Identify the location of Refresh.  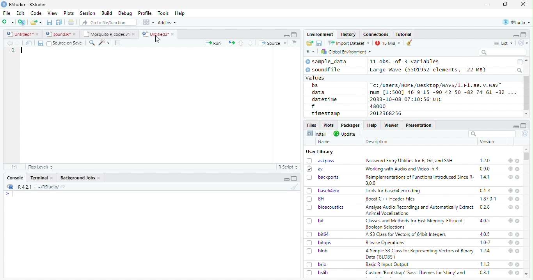
(524, 43).